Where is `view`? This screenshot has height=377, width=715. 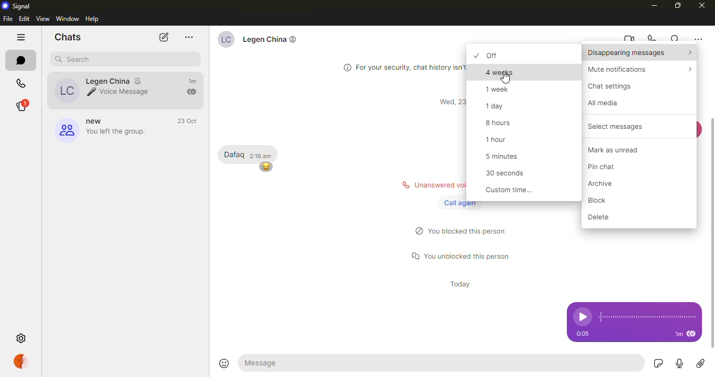
view is located at coordinates (42, 19).